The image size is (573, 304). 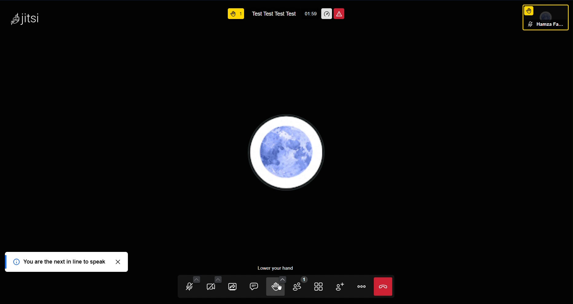 I want to click on Lower your hand, so click(x=275, y=268).